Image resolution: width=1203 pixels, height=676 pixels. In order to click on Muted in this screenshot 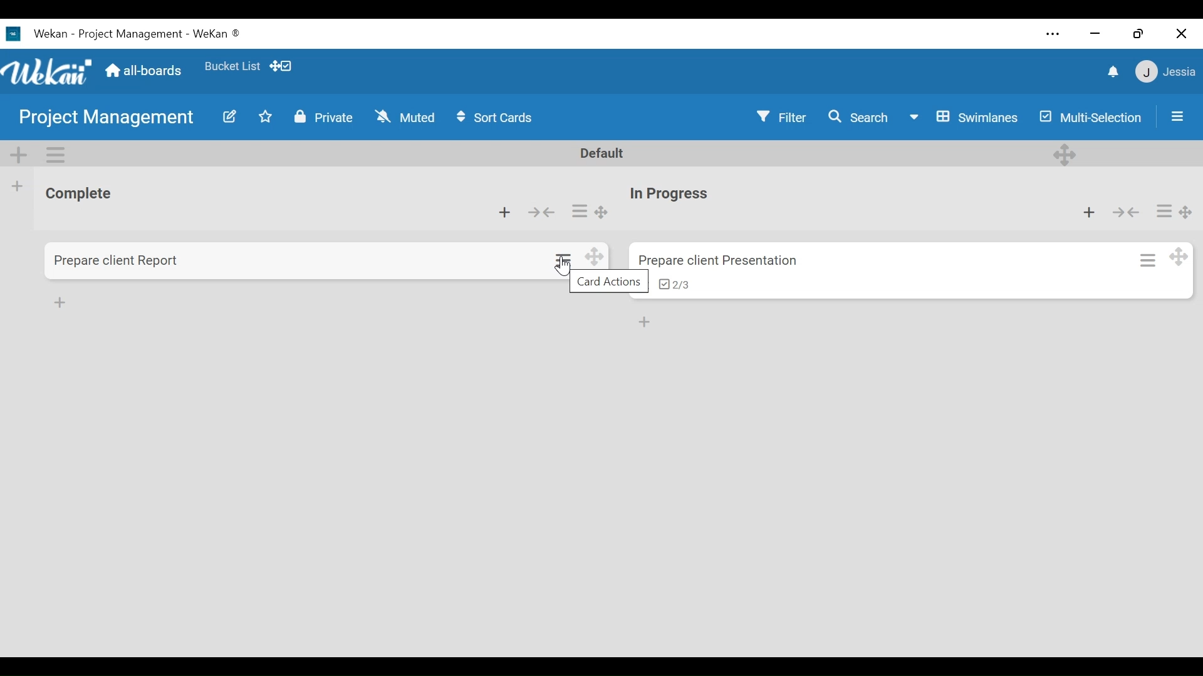, I will do `click(405, 117)`.